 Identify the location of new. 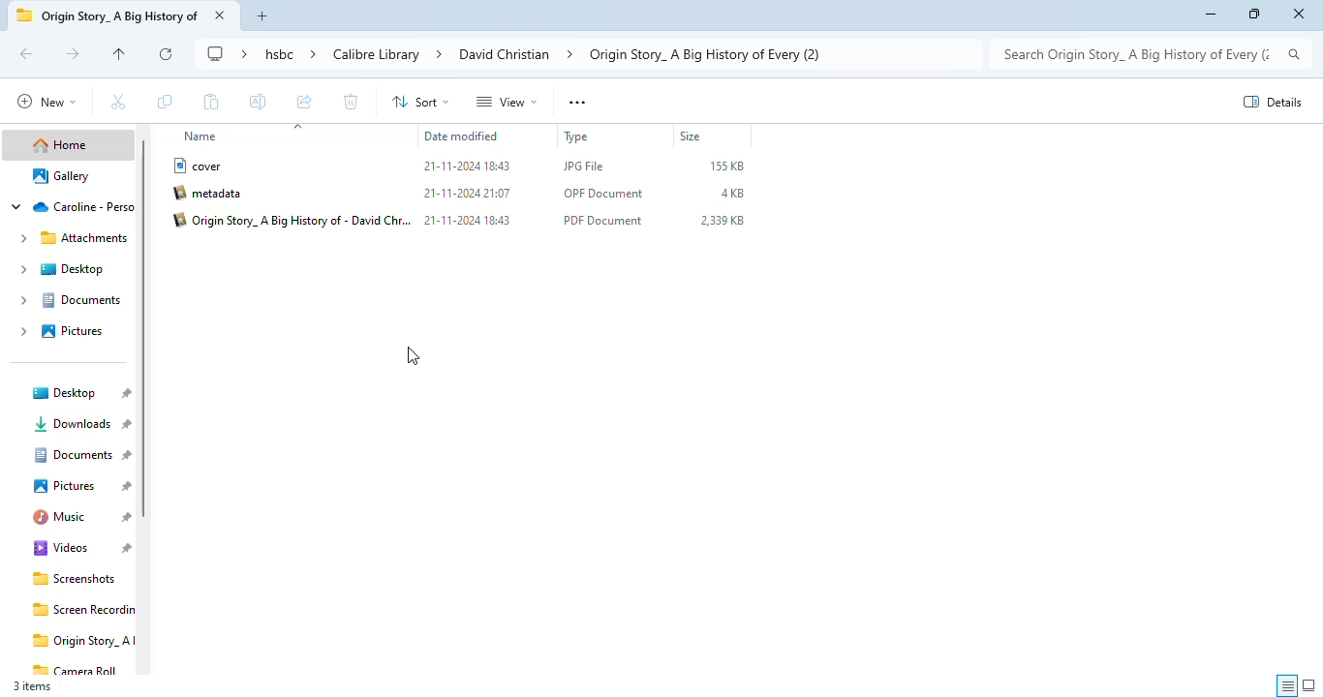
(46, 101).